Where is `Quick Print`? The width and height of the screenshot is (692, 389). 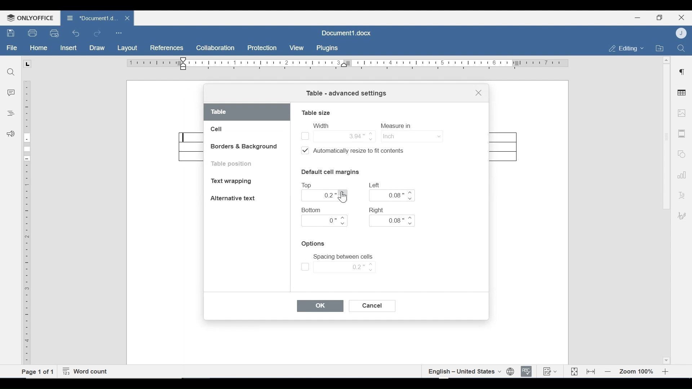 Quick Print is located at coordinates (54, 33).